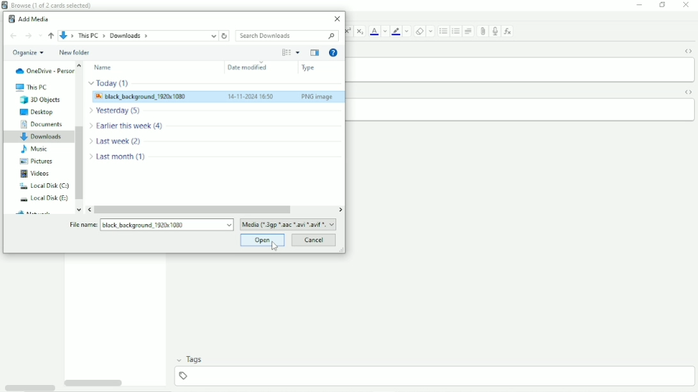 This screenshot has height=392, width=698. I want to click on Subscript, so click(361, 32).